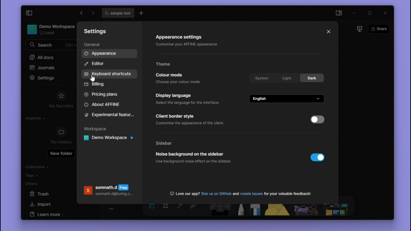 The height and width of the screenshot is (231, 411). What do you see at coordinates (187, 42) in the screenshot?
I see `Appearance settings` at bounding box center [187, 42].